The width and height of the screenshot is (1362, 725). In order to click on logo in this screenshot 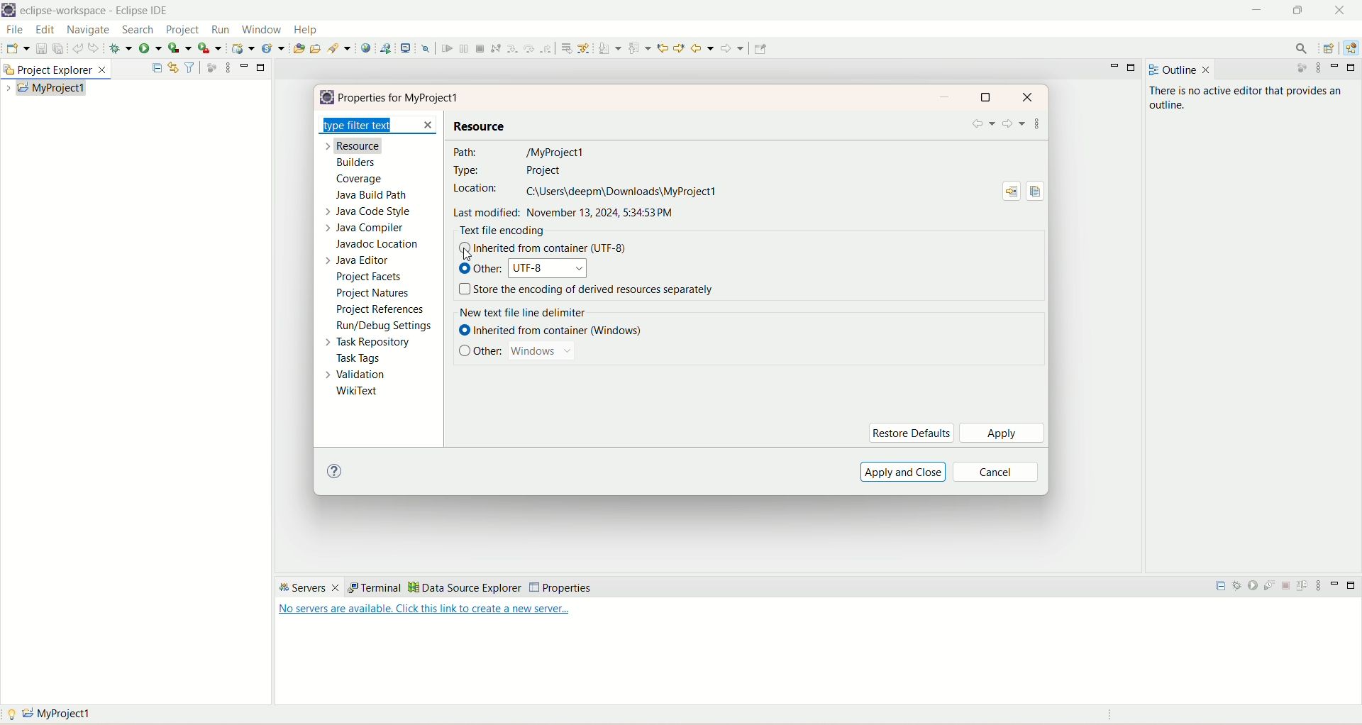, I will do `click(10, 10)`.